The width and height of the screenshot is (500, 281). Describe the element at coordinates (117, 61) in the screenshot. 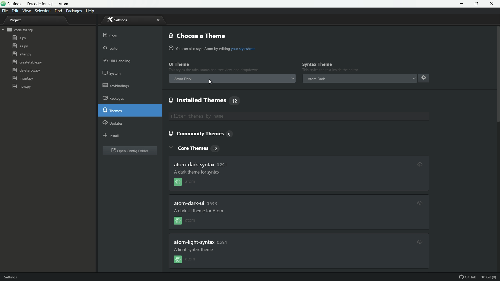

I see `uri handing` at that location.